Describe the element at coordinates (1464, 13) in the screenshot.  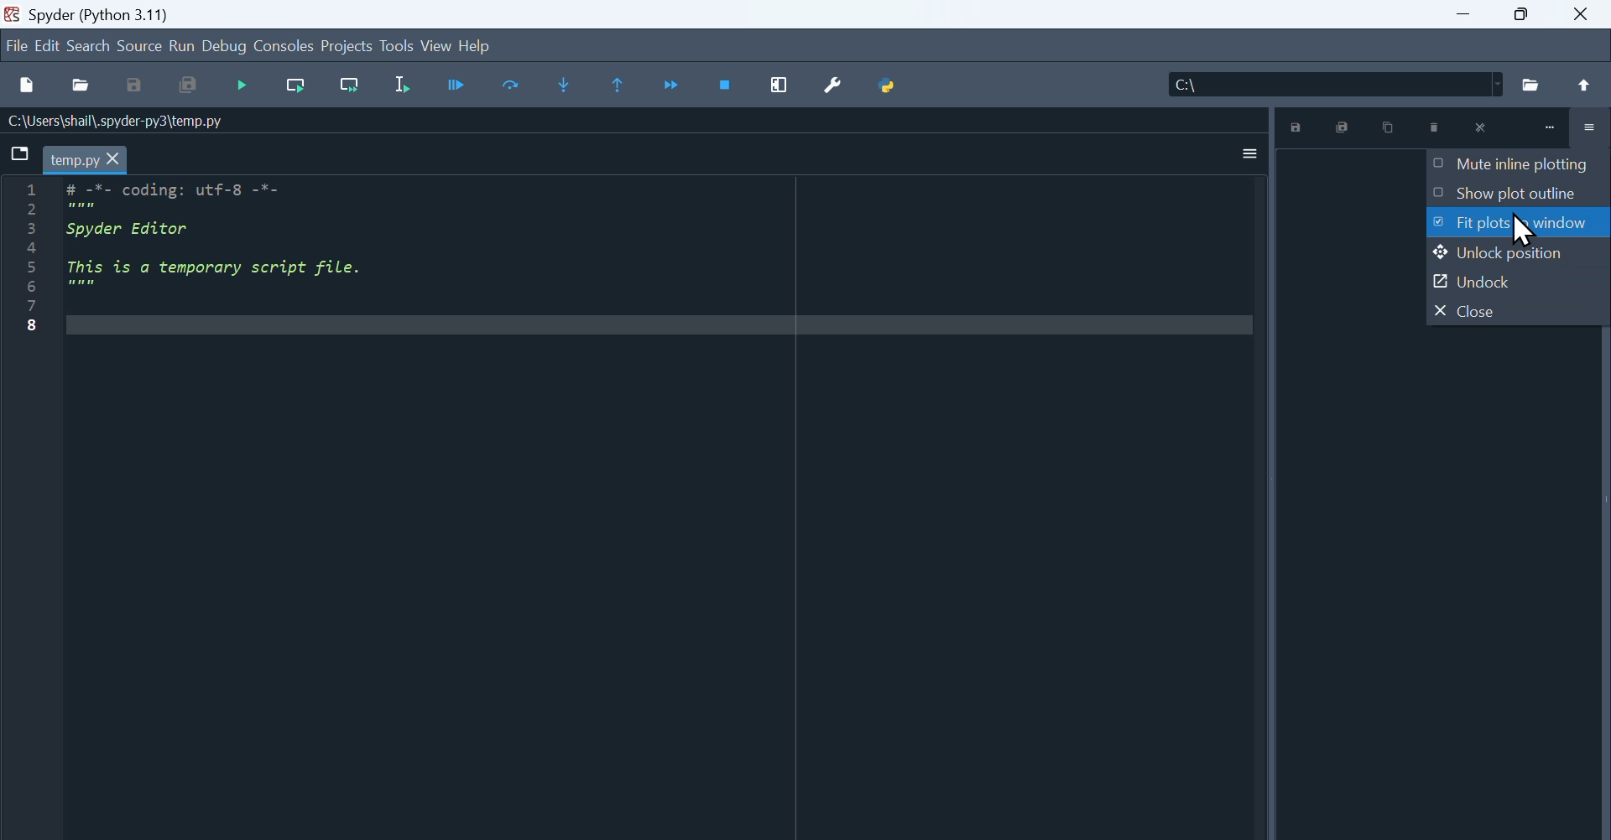
I see `minimise` at that location.